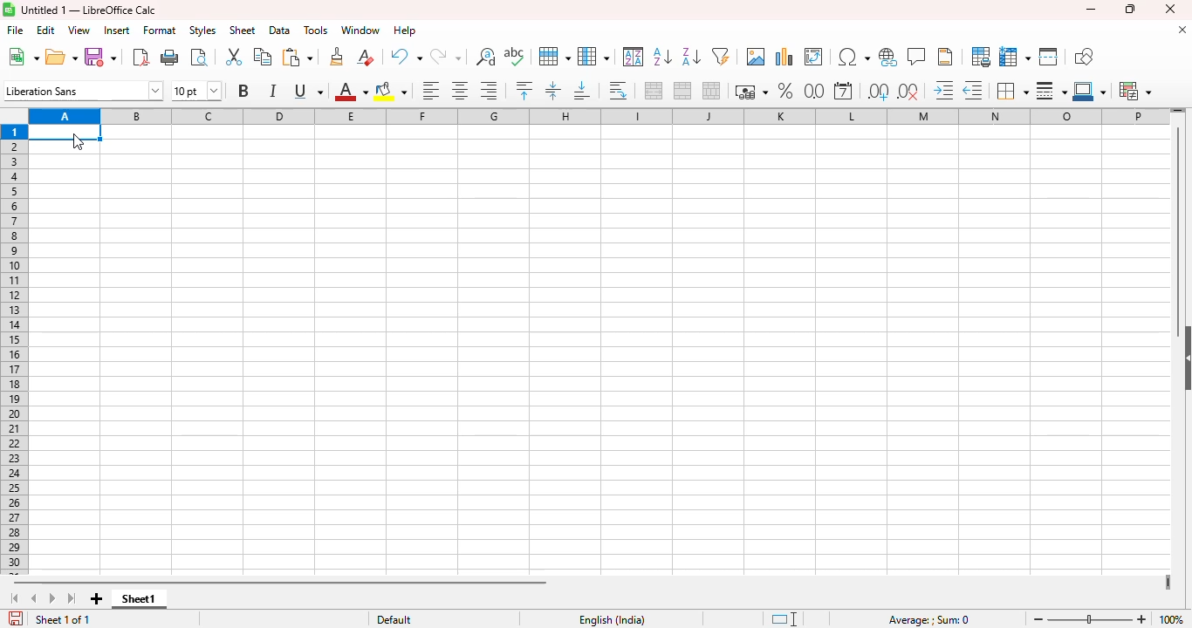  What do you see at coordinates (973, 91) in the screenshot?
I see `decrease indent` at bounding box center [973, 91].